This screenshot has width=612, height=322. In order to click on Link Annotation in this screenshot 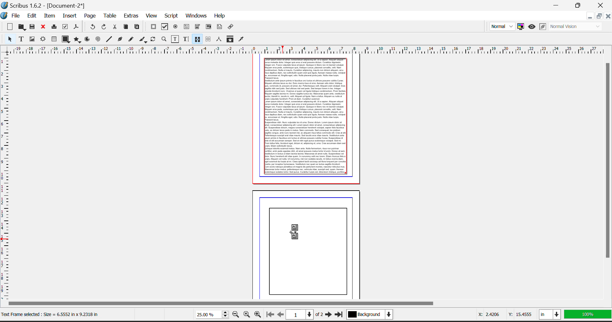, I will do `click(232, 28)`.